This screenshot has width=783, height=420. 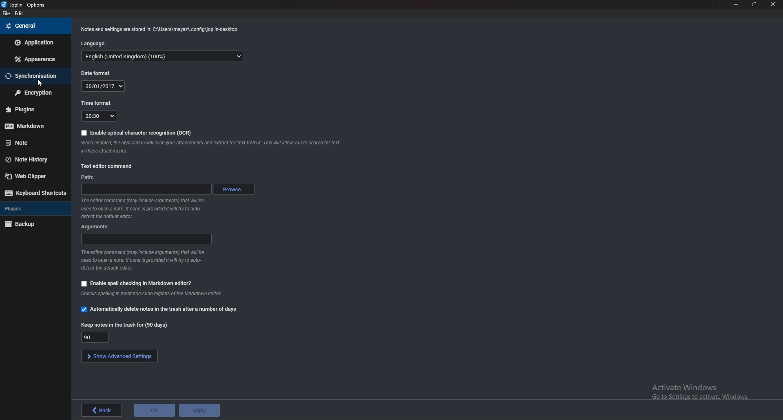 I want to click on back, so click(x=103, y=411).